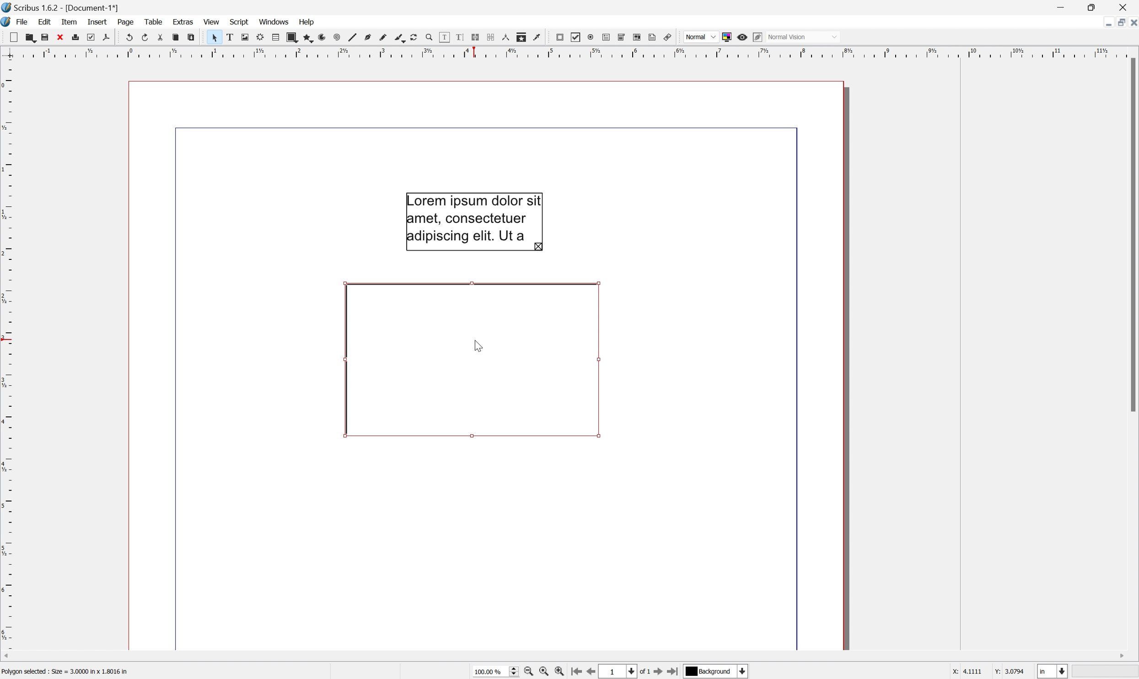 Image resolution: width=1139 pixels, height=679 pixels. What do you see at coordinates (1058, 6) in the screenshot?
I see `Minimize` at bounding box center [1058, 6].